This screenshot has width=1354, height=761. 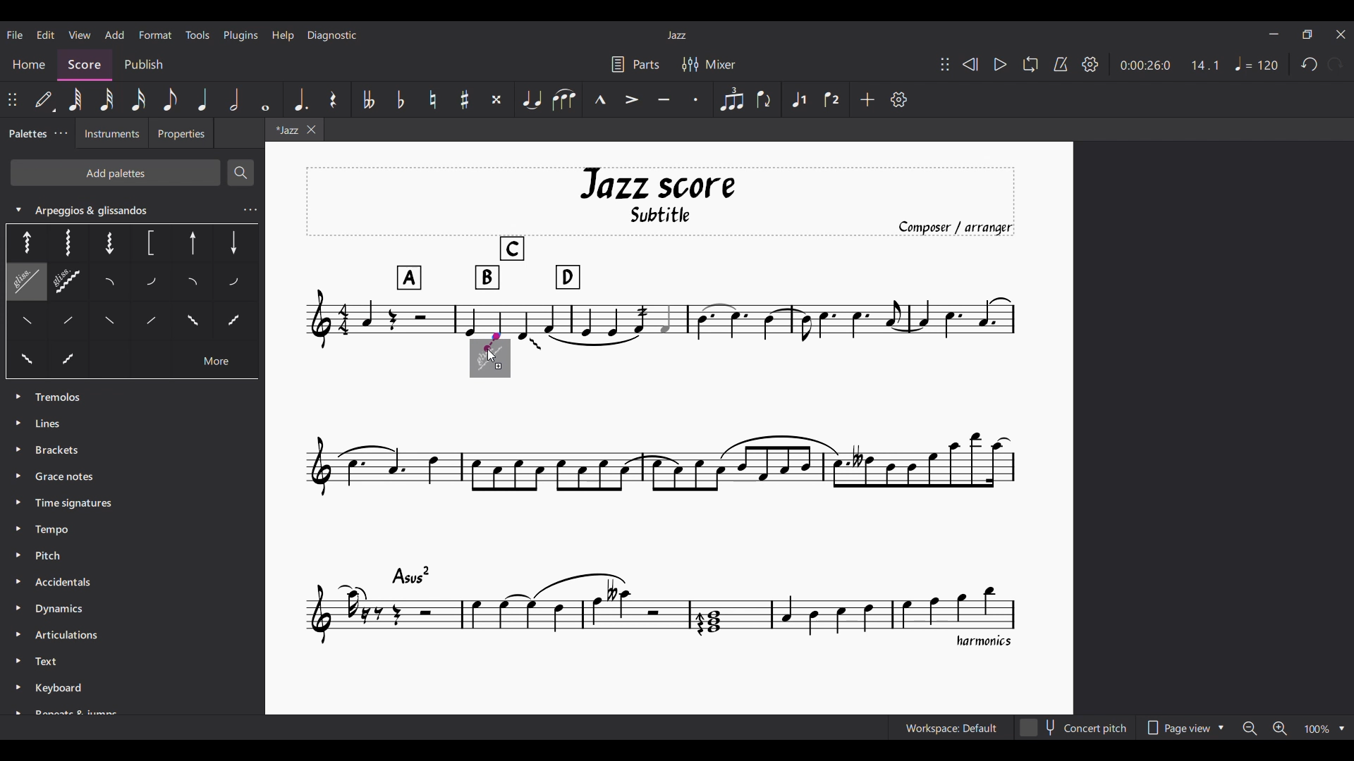 I want to click on Tuplet, so click(x=732, y=100).